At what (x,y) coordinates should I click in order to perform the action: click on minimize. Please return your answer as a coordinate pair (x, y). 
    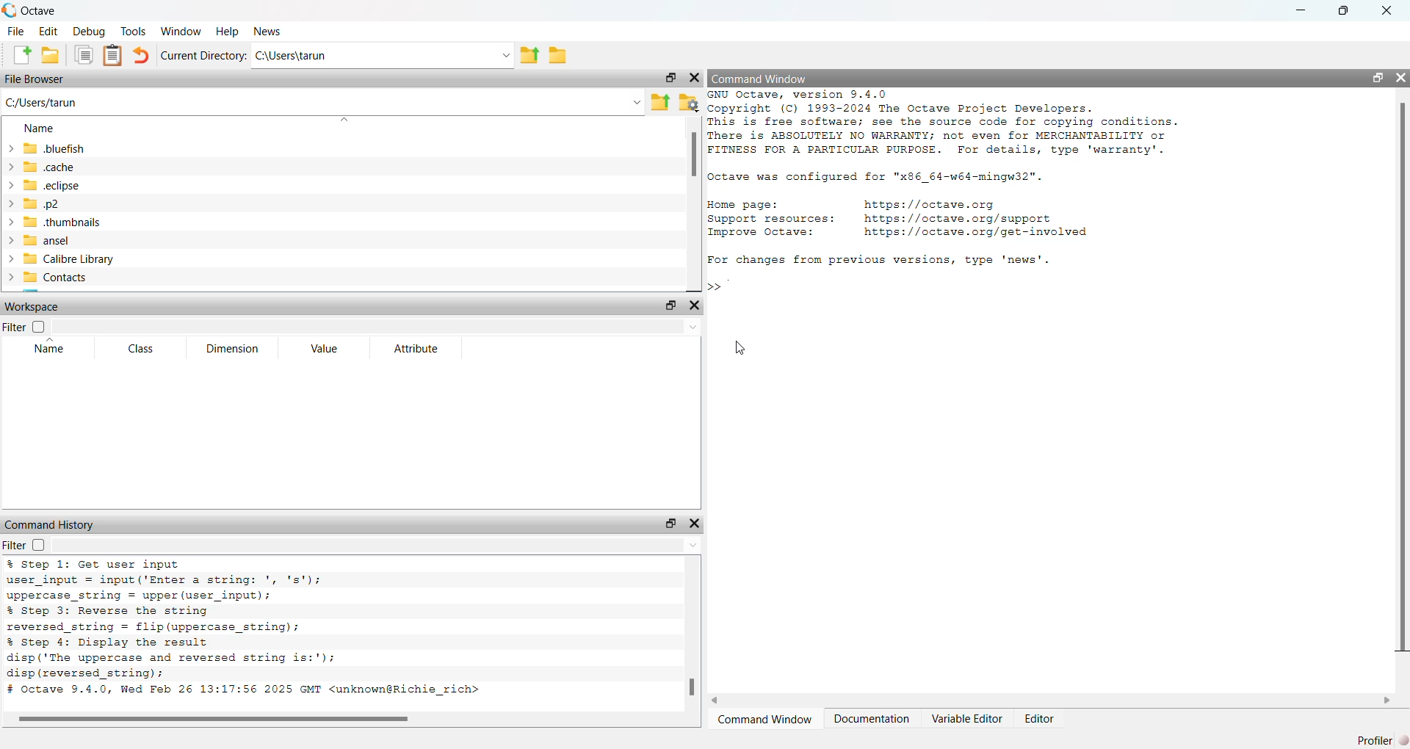
    Looking at the image, I should click on (1303, 11).